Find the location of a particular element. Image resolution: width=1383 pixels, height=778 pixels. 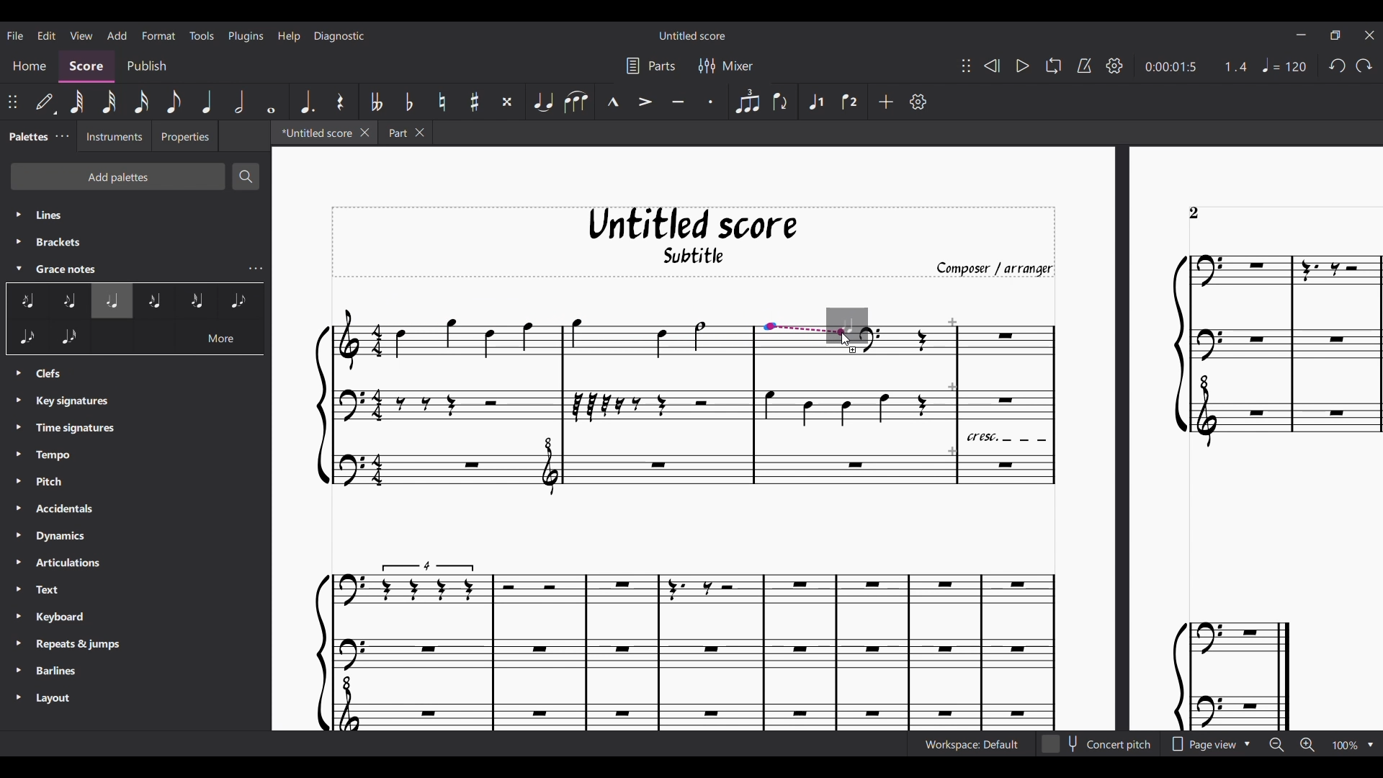

Properties tab is located at coordinates (184, 136).